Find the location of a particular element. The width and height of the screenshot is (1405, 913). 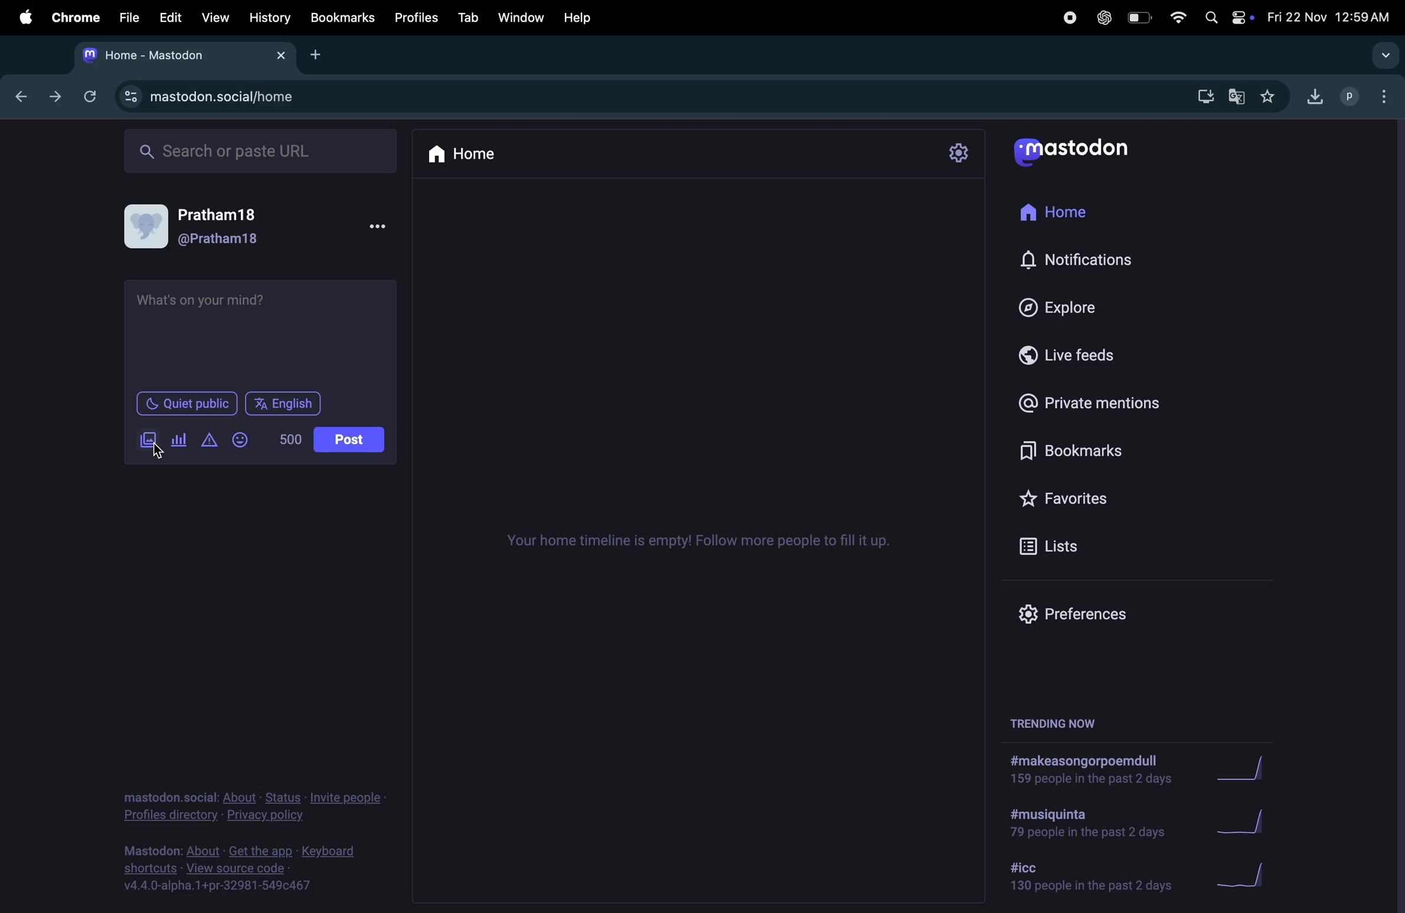

mastodon.social is located at coordinates (169, 797).